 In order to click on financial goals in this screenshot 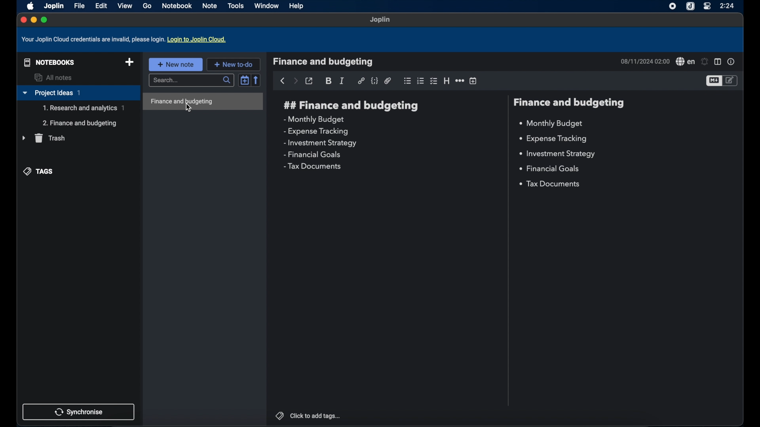, I will do `click(549, 168)`.